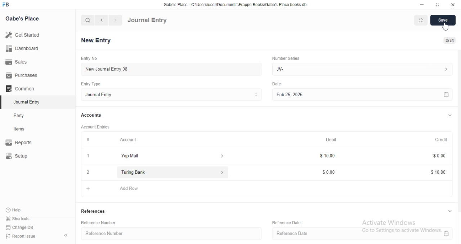  What do you see at coordinates (6, 5) in the screenshot?
I see `FB` at bounding box center [6, 5].